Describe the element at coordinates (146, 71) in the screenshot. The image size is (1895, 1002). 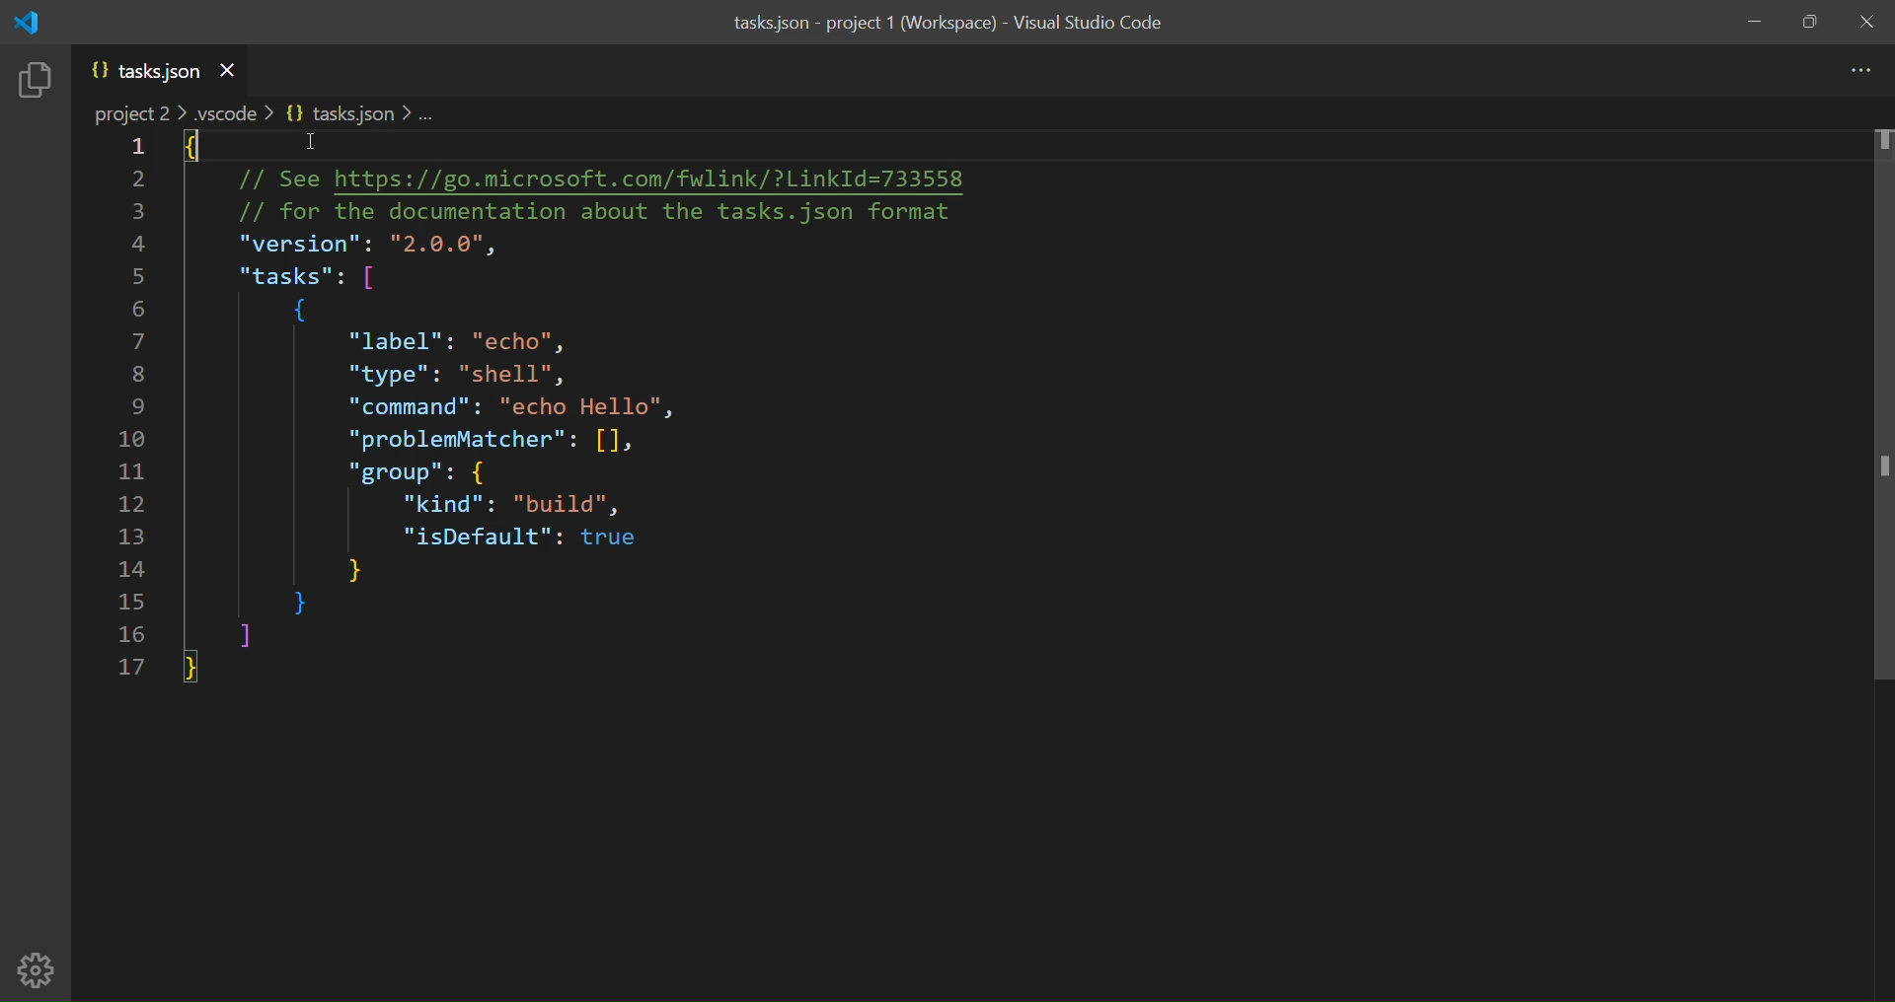
I see `json file name` at that location.